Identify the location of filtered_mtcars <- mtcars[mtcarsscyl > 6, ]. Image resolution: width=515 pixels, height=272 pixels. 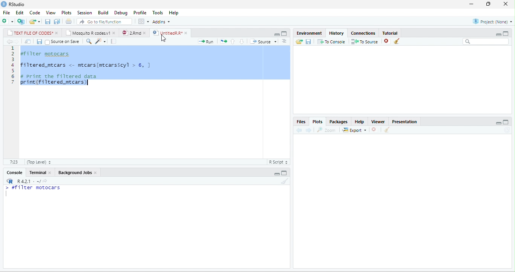
(86, 65).